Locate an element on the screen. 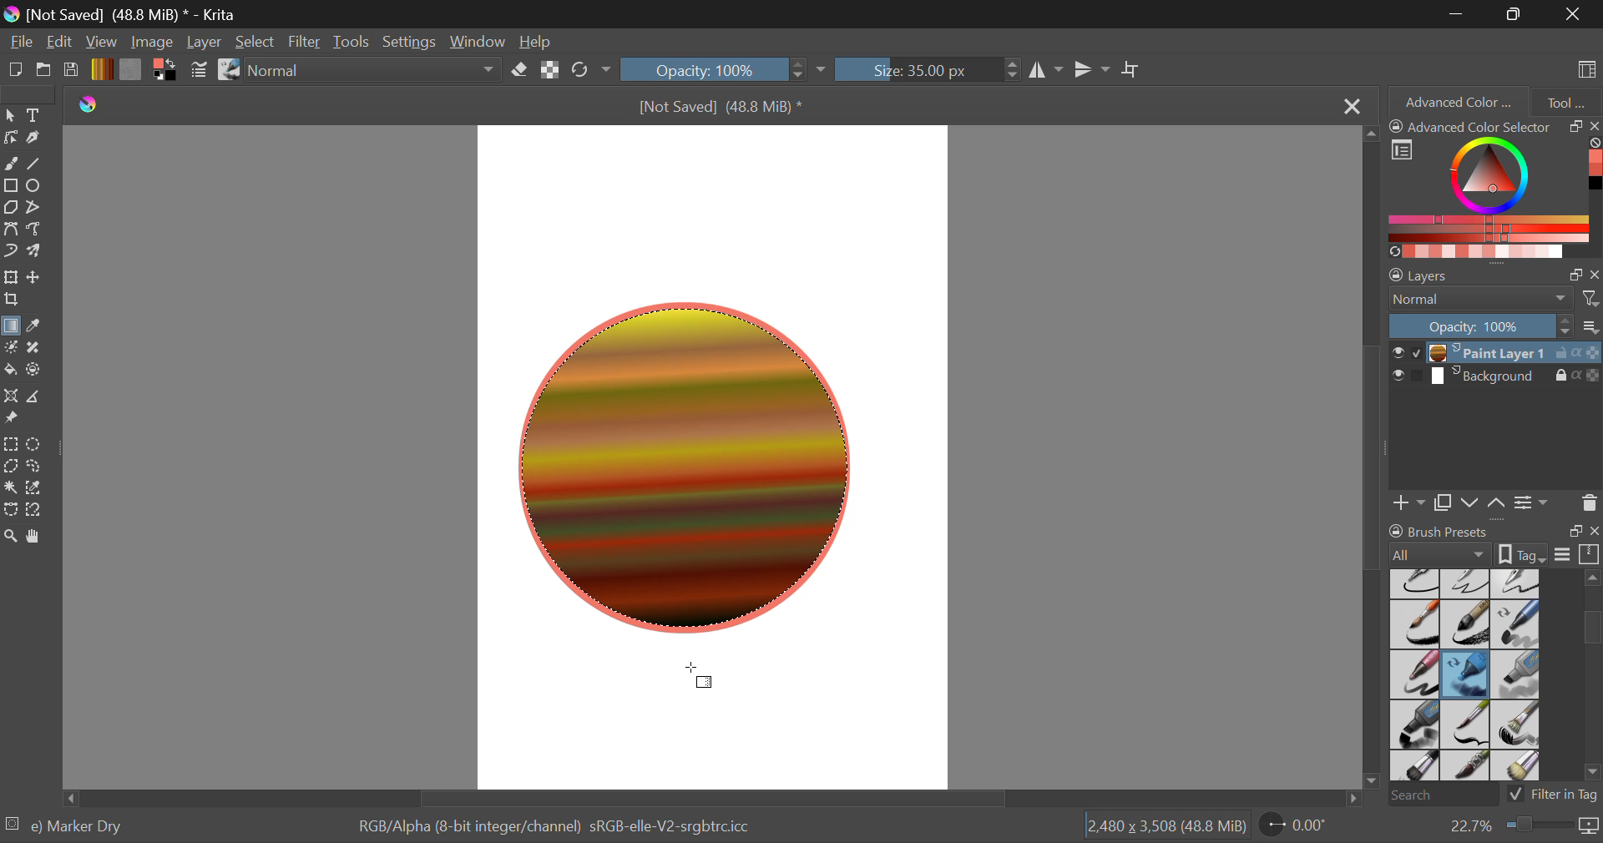 The height and width of the screenshot is (843, 1603). Choose Workspace is located at coordinates (1584, 68).